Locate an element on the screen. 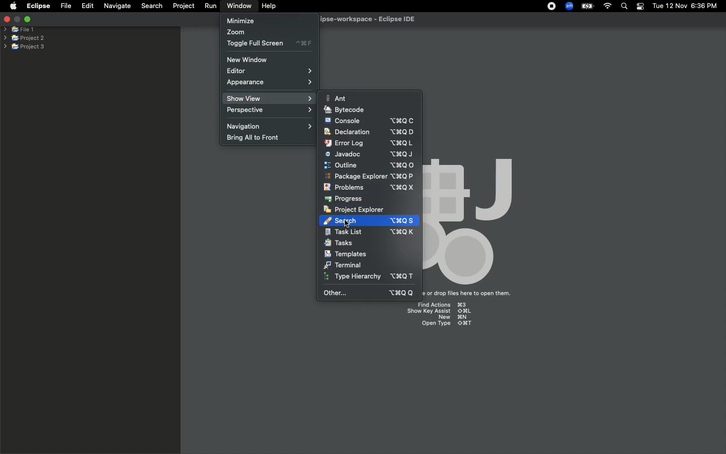 The height and width of the screenshot is (454, 726). Zoom is located at coordinates (236, 33).